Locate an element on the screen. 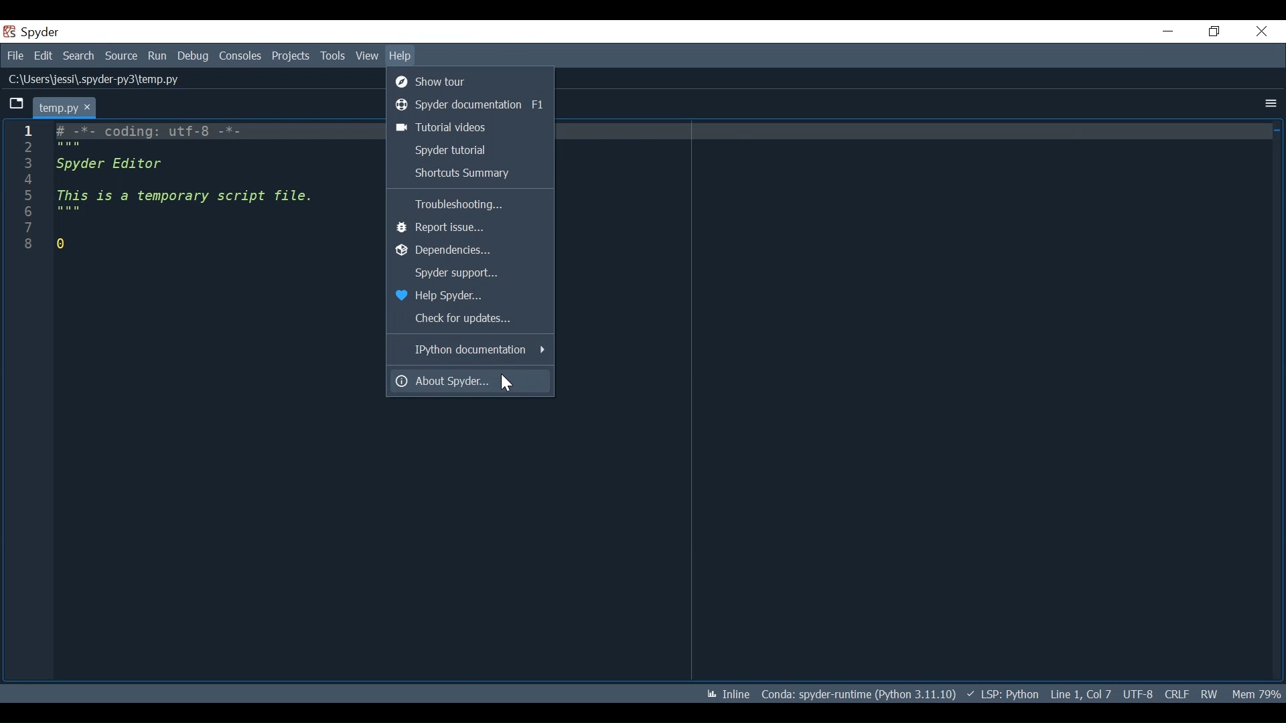 This screenshot has width=1286, height=723. Search is located at coordinates (78, 56).